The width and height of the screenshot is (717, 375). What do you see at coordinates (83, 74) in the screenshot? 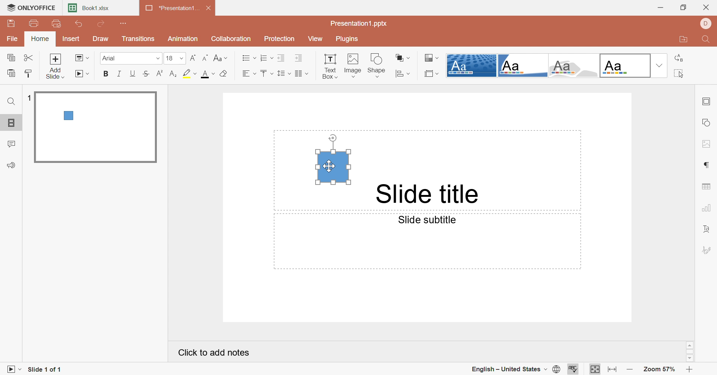
I see `Start slideshow` at bounding box center [83, 74].